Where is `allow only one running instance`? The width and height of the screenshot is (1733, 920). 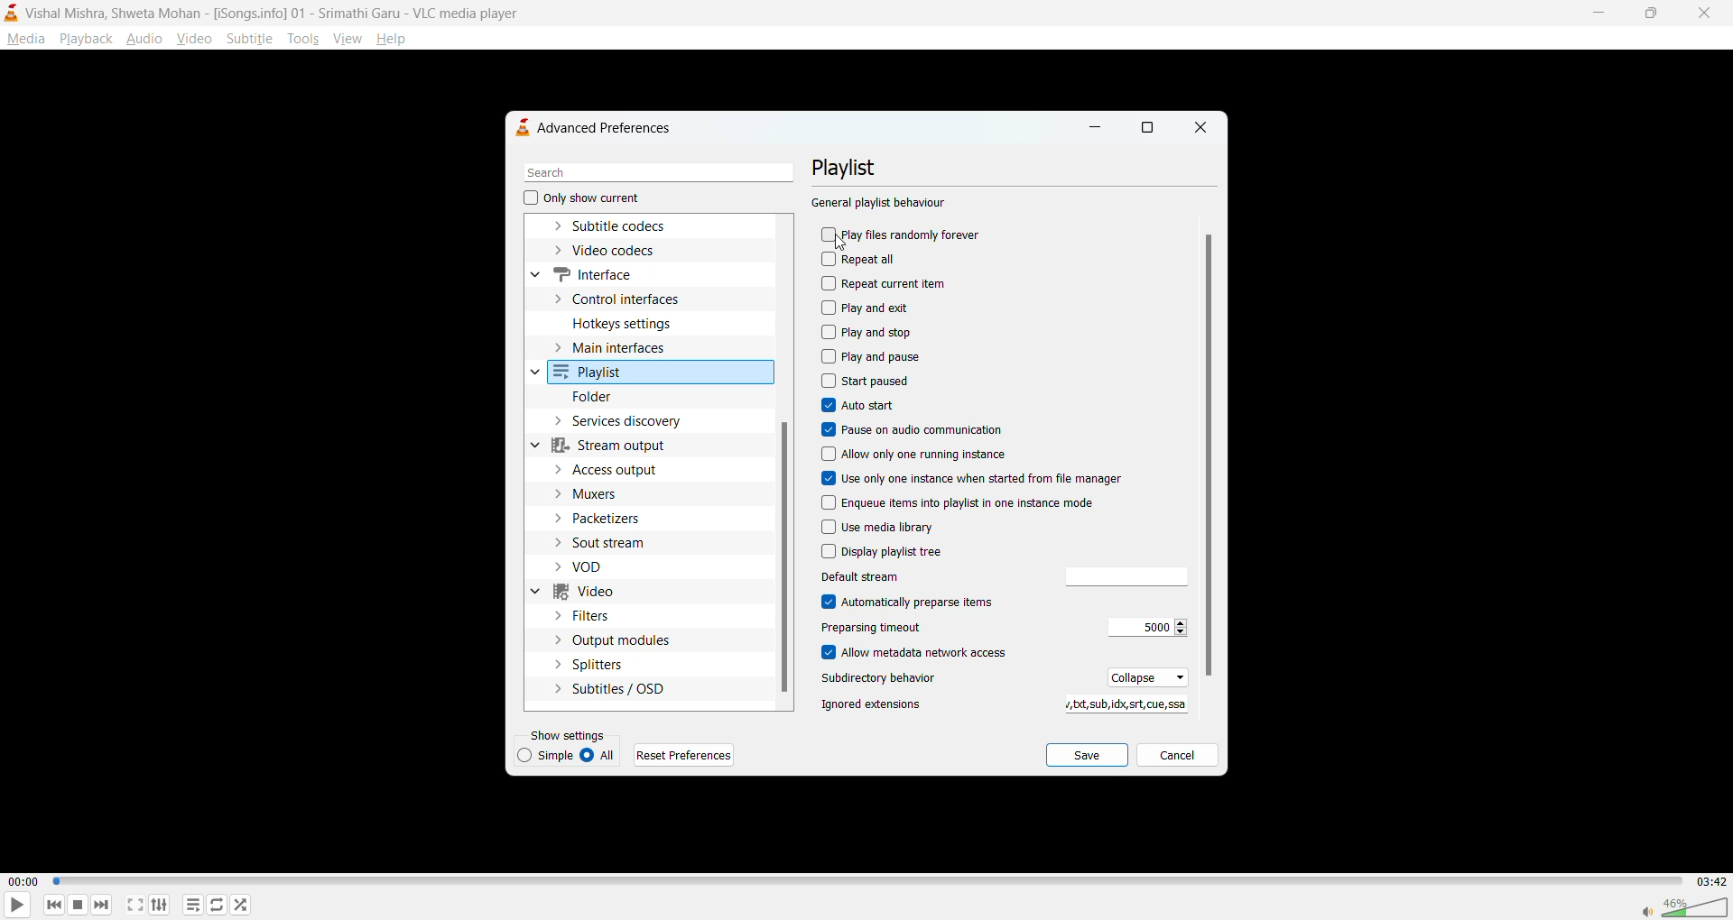
allow only one running instance is located at coordinates (918, 455).